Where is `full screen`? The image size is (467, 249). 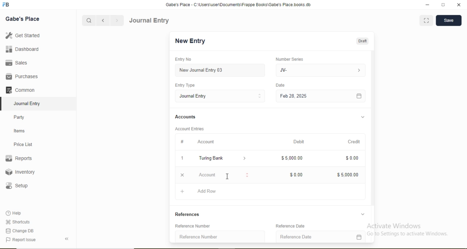 full screen is located at coordinates (443, 5).